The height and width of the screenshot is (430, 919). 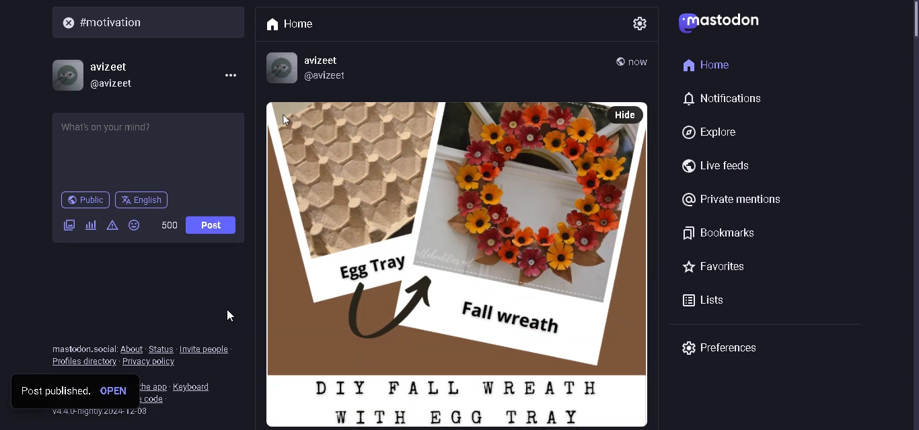 I want to click on search bar, so click(x=152, y=23).